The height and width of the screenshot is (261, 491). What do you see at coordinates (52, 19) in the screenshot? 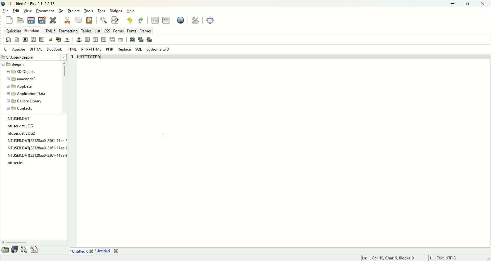
I see `close` at bounding box center [52, 19].